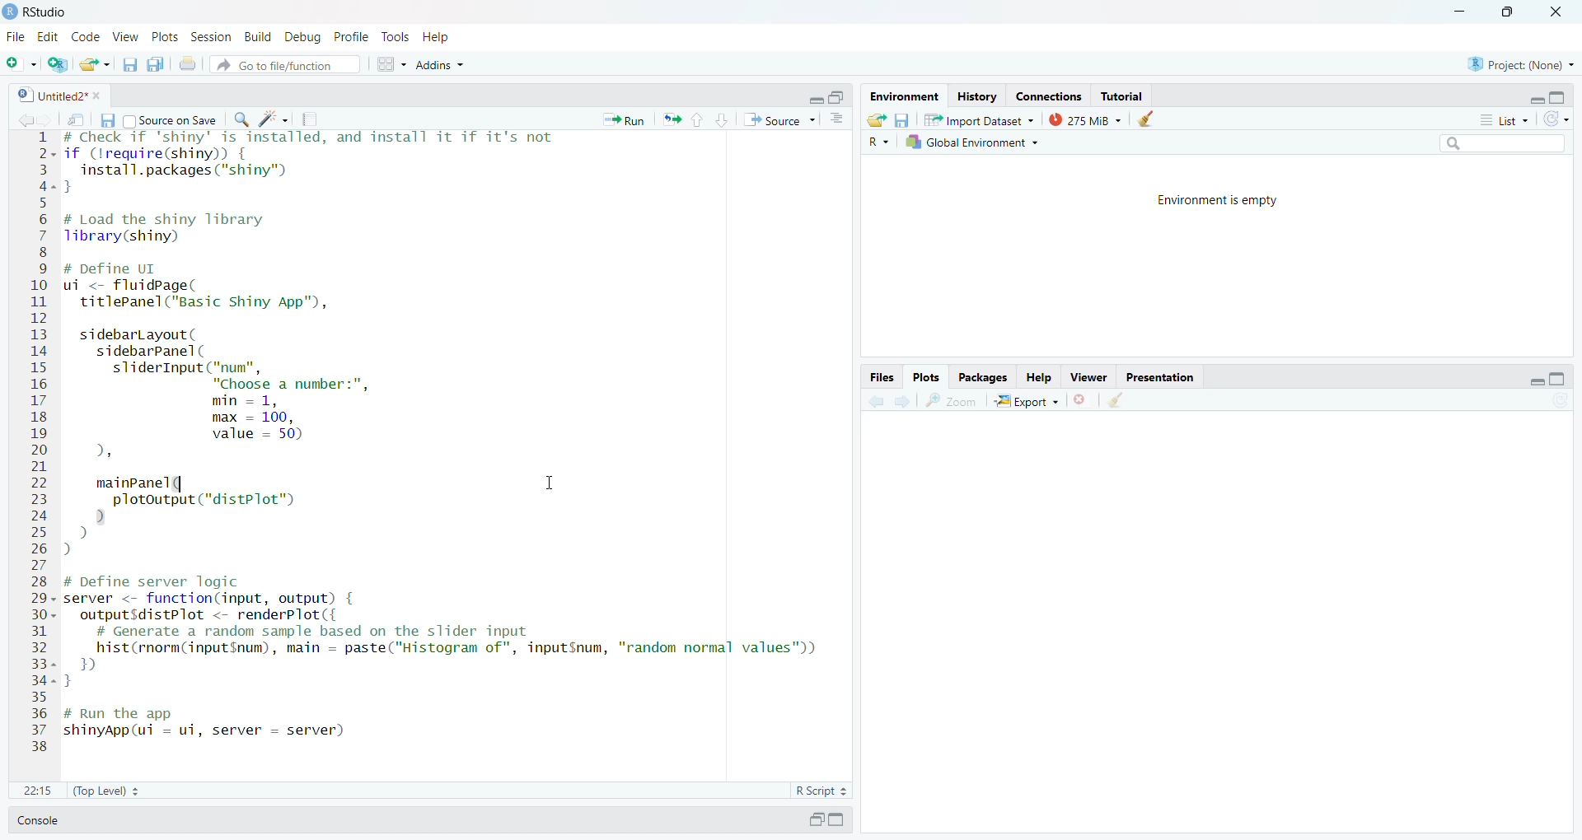 This screenshot has height=840, width=1582. I want to click on Presentation, so click(1158, 377).